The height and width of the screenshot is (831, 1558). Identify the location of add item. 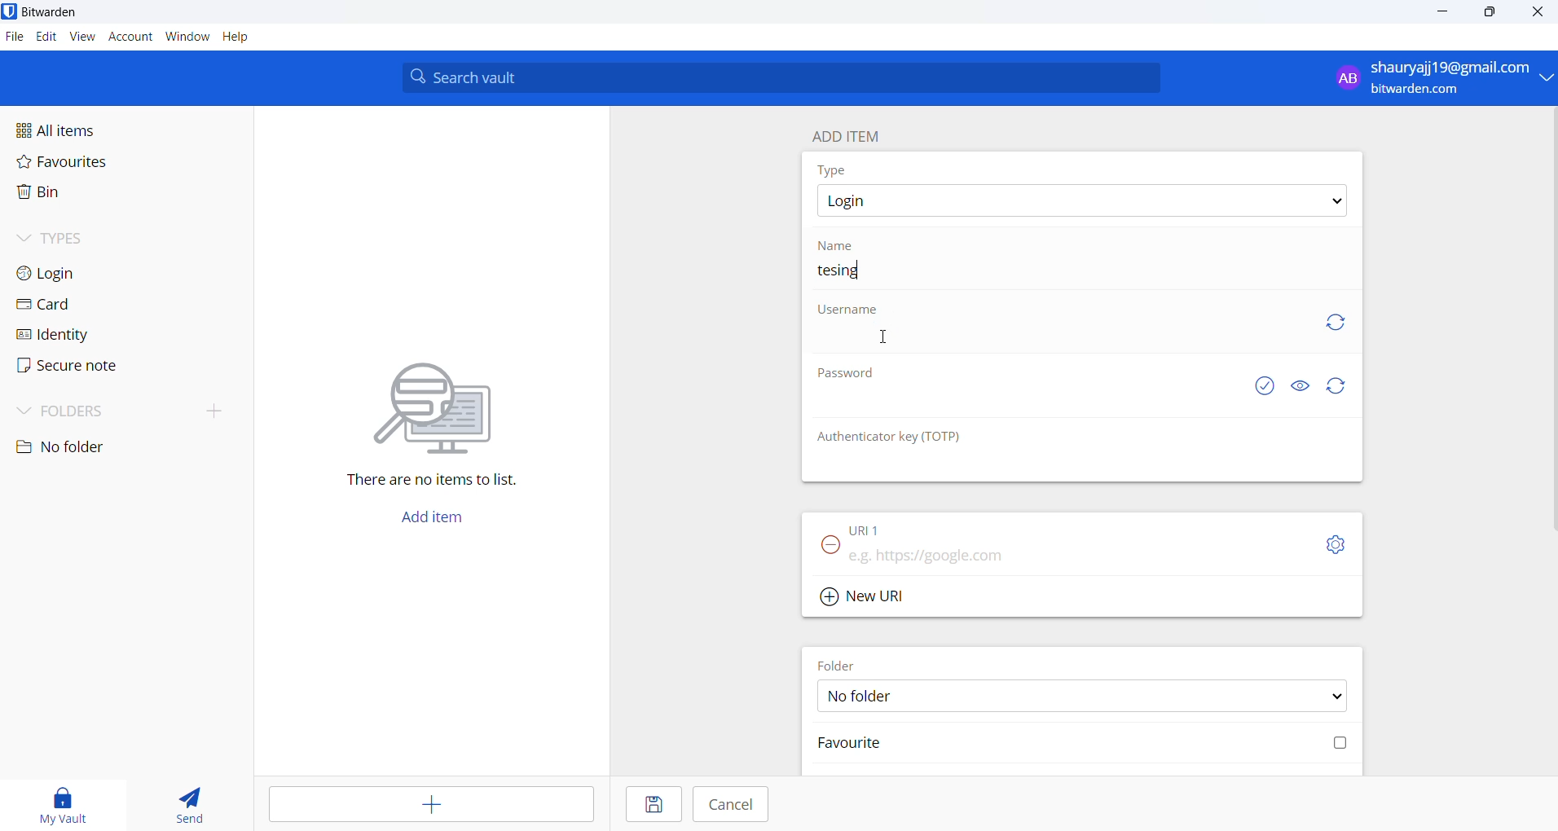
(429, 803).